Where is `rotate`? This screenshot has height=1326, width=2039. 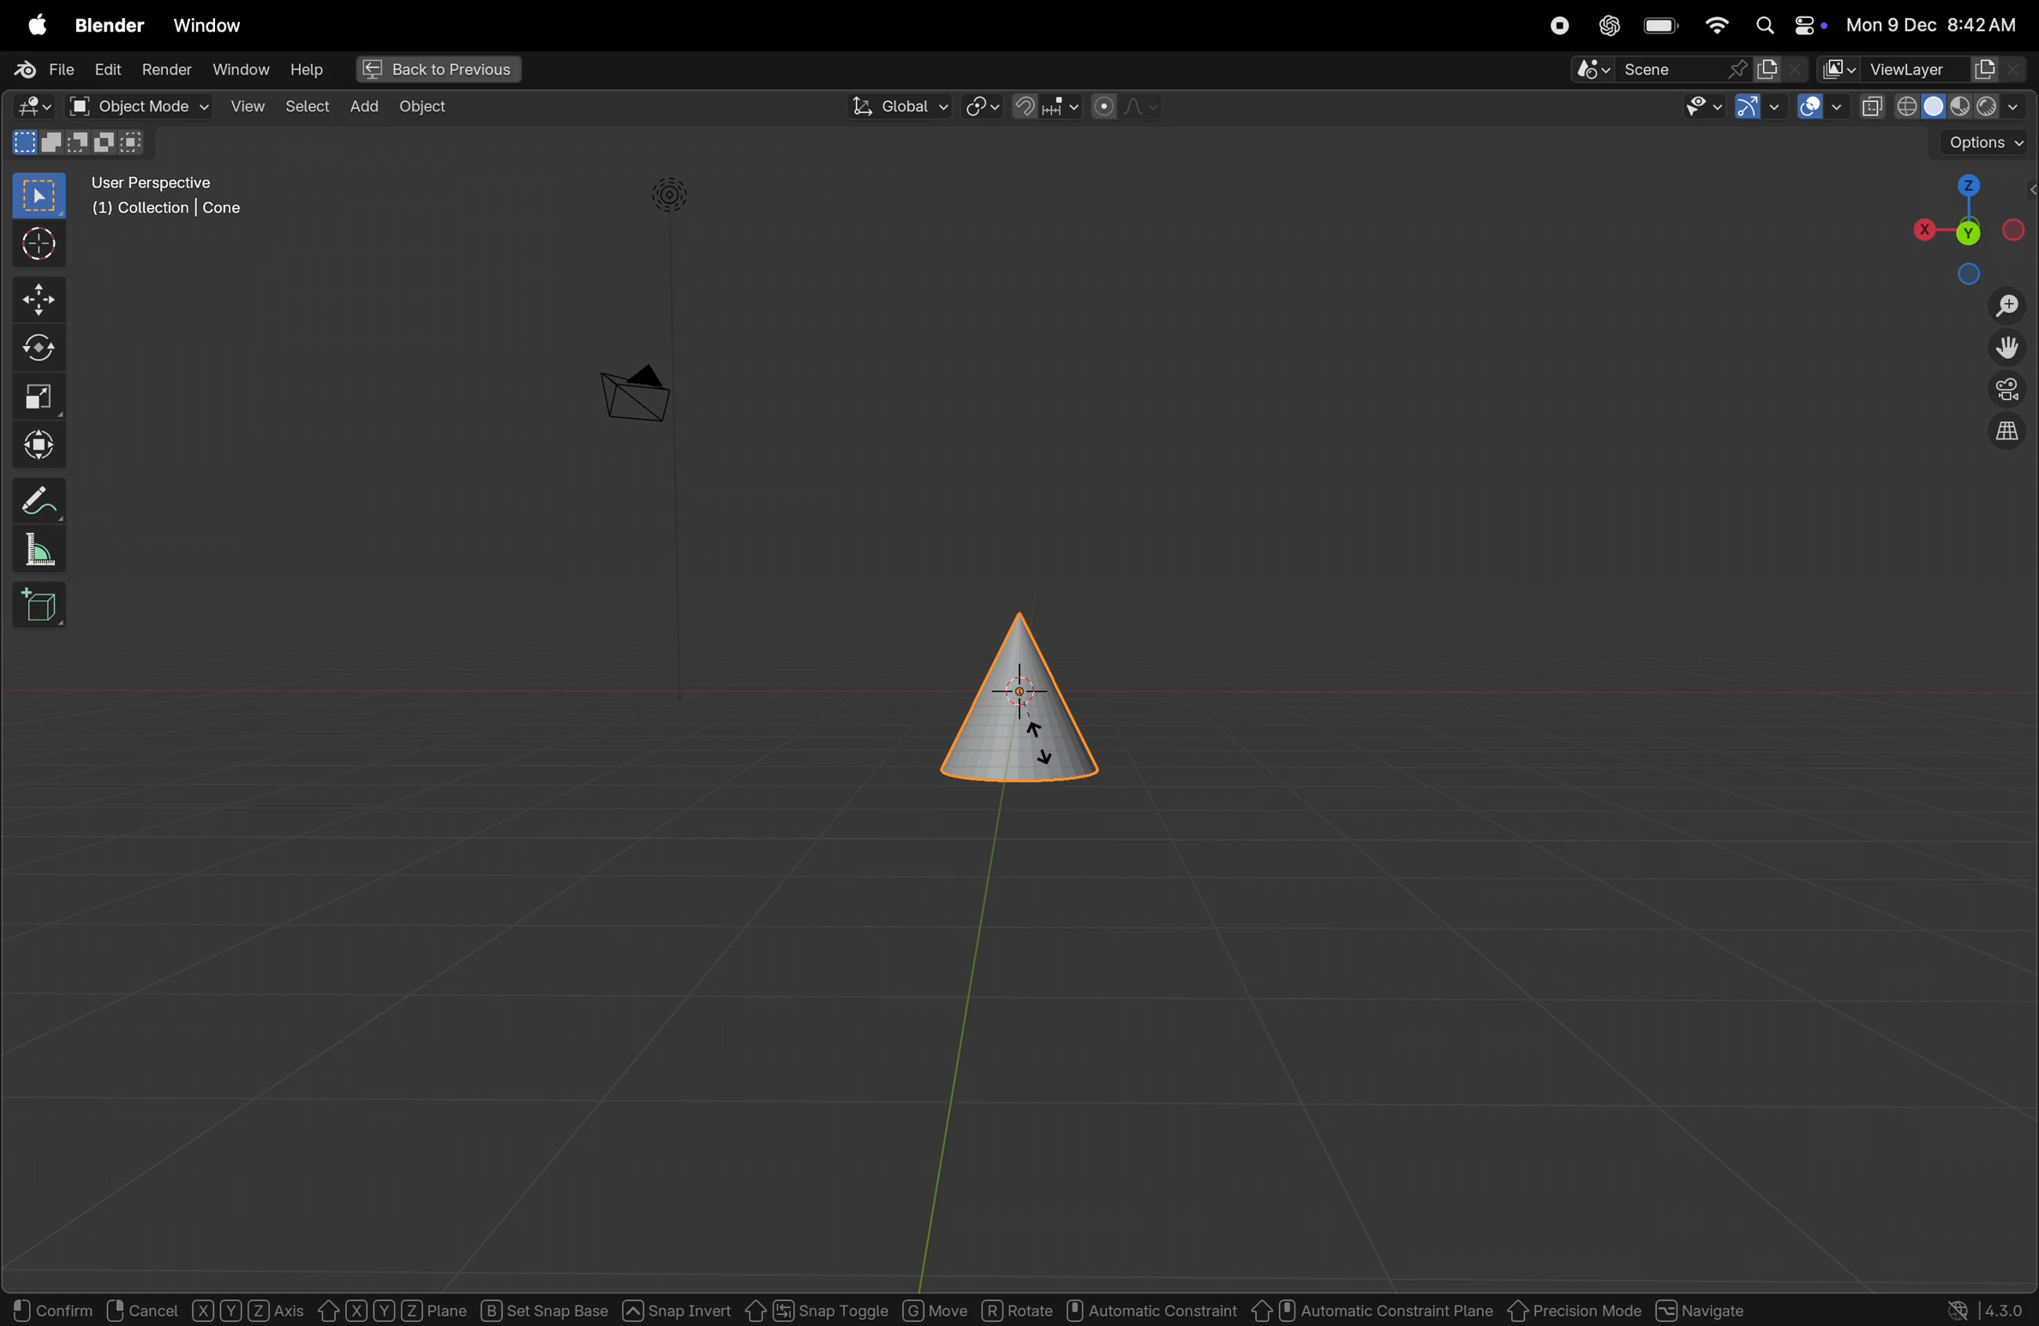
rotate is located at coordinates (36, 349).